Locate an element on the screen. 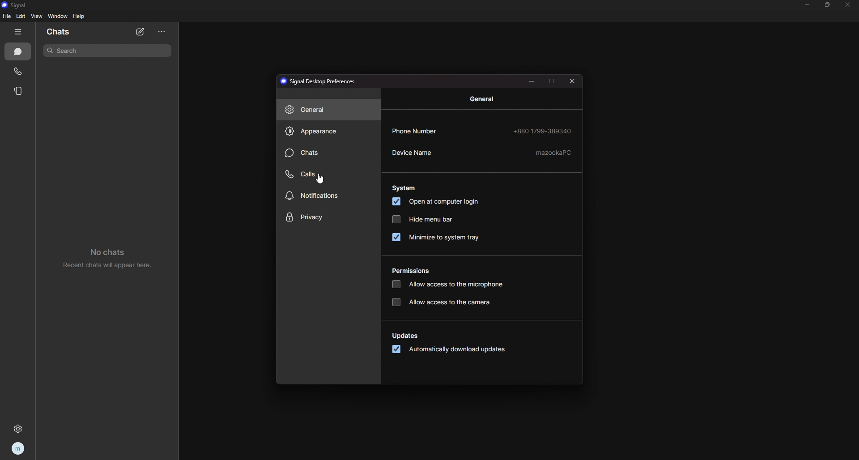 Image resolution: width=859 pixels, height=460 pixels. general is located at coordinates (326, 110).